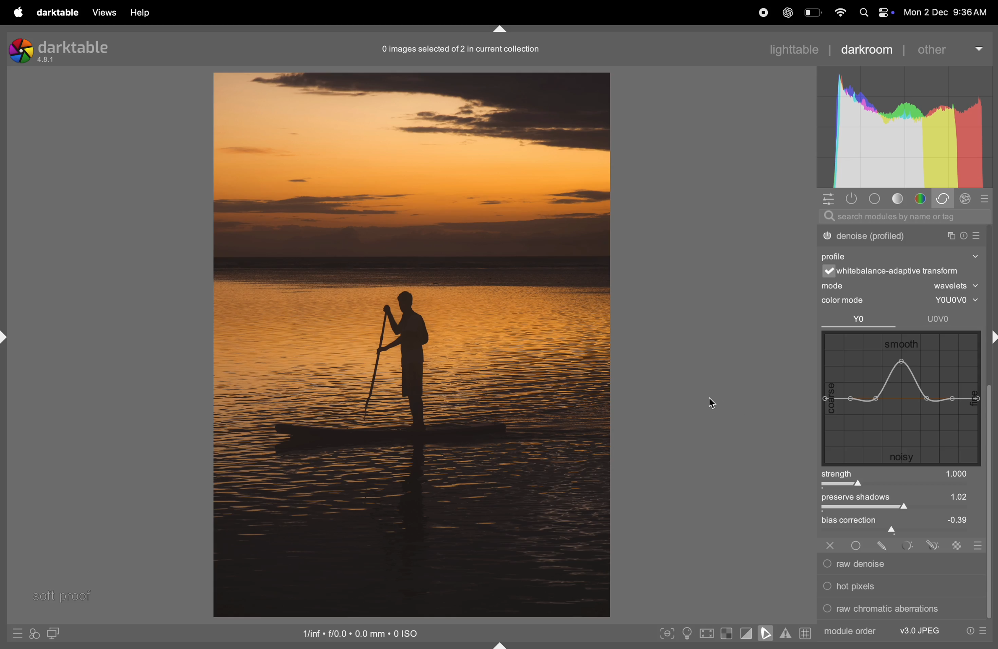 This screenshot has width=998, height=649. Describe the element at coordinates (988, 199) in the screenshot. I see `sign ` at that location.